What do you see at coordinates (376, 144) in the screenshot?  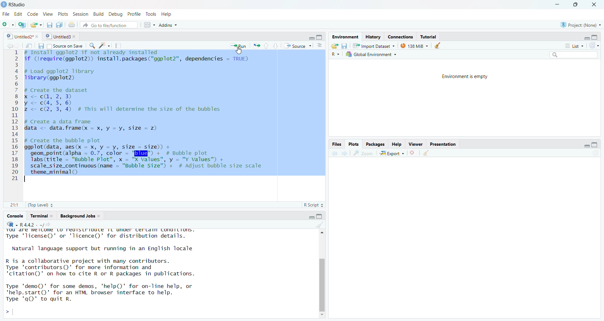 I see `Packages` at bounding box center [376, 144].